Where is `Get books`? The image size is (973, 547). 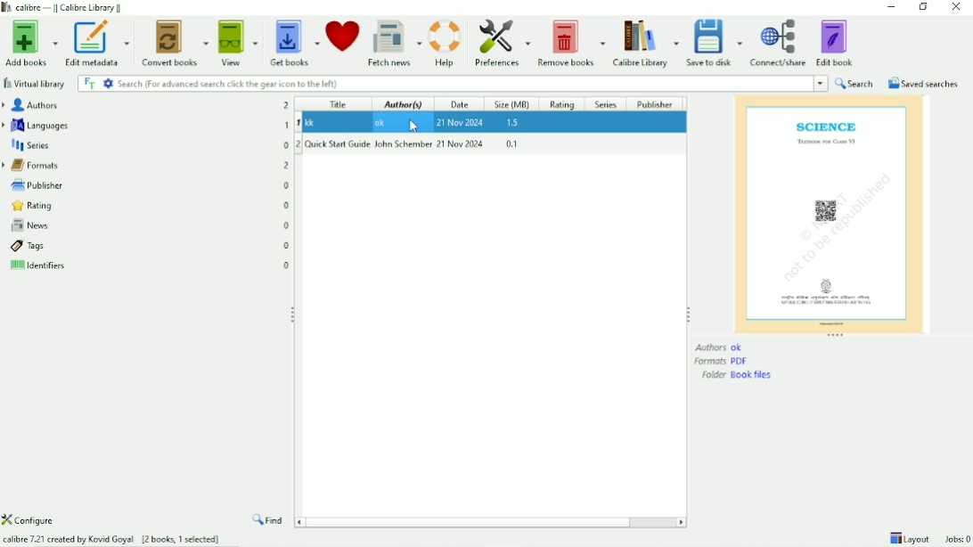 Get books is located at coordinates (293, 44).